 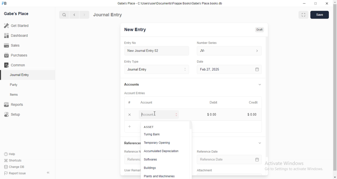 I want to click on Reports, so click(x=14, y=104).